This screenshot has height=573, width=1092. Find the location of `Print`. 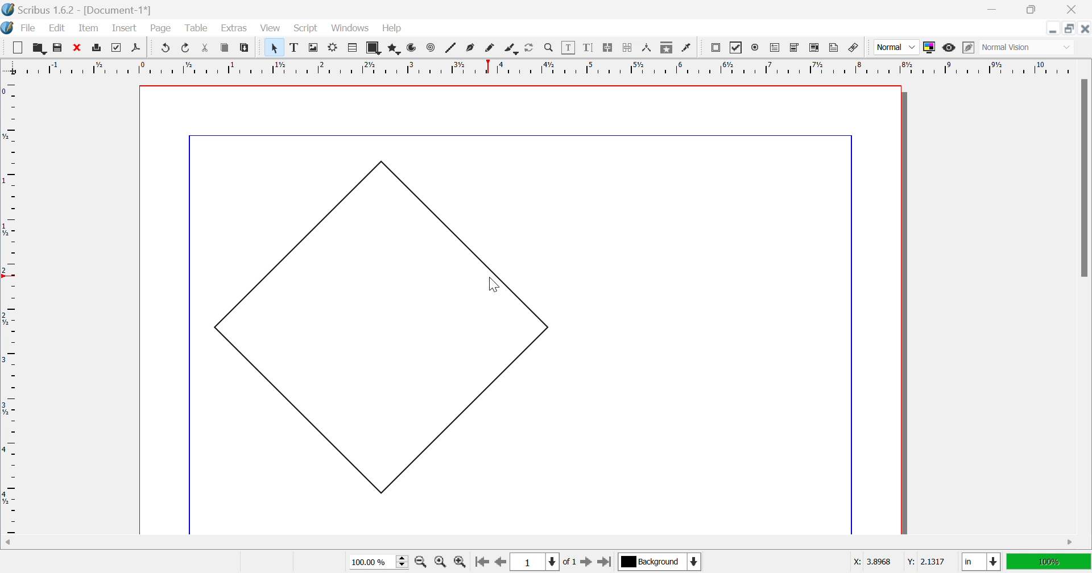

Print is located at coordinates (98, 48).